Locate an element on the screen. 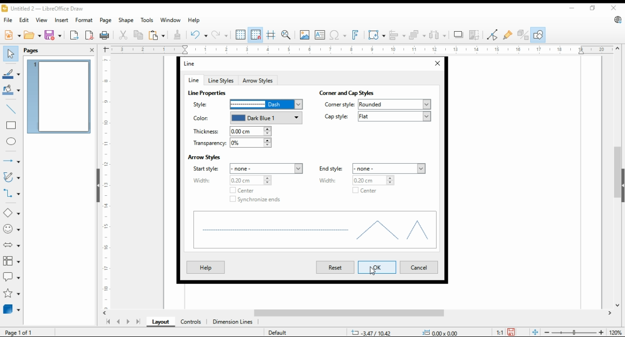  close pane is located at coordinates (92, 50).